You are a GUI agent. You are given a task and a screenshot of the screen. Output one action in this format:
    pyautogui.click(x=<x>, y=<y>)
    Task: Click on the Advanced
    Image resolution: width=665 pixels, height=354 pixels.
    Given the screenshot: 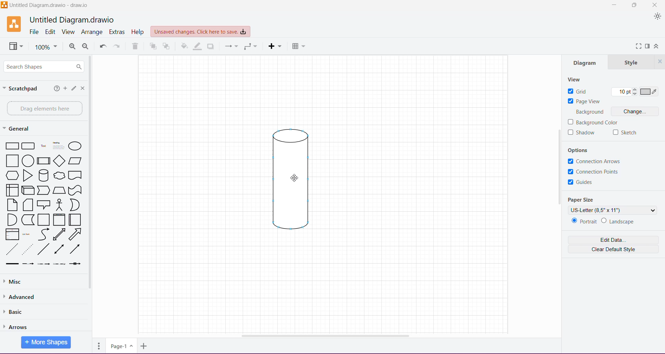 What is the action you would take?
    pyautogui.click(x=22, y=297)
    